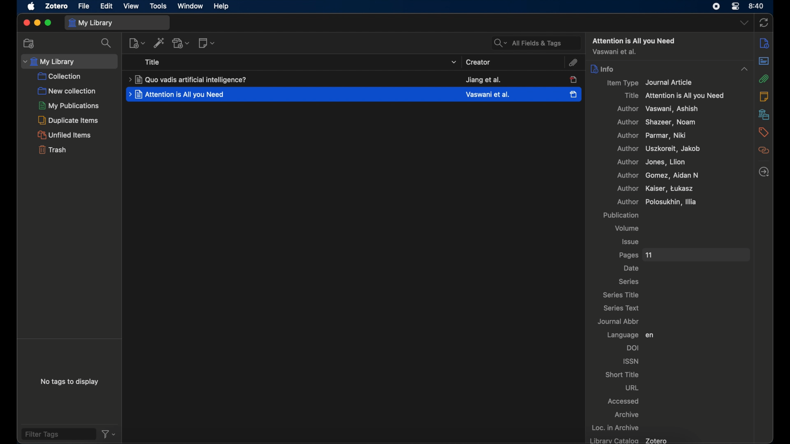 The image size is (790, 444). I want to click on author shaker, noam, so click(659, 123).